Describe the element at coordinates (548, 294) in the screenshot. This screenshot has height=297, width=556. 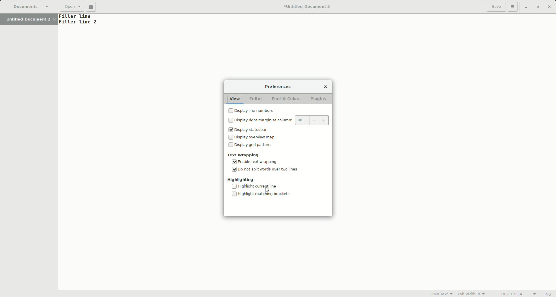
I see `INS` at that location.